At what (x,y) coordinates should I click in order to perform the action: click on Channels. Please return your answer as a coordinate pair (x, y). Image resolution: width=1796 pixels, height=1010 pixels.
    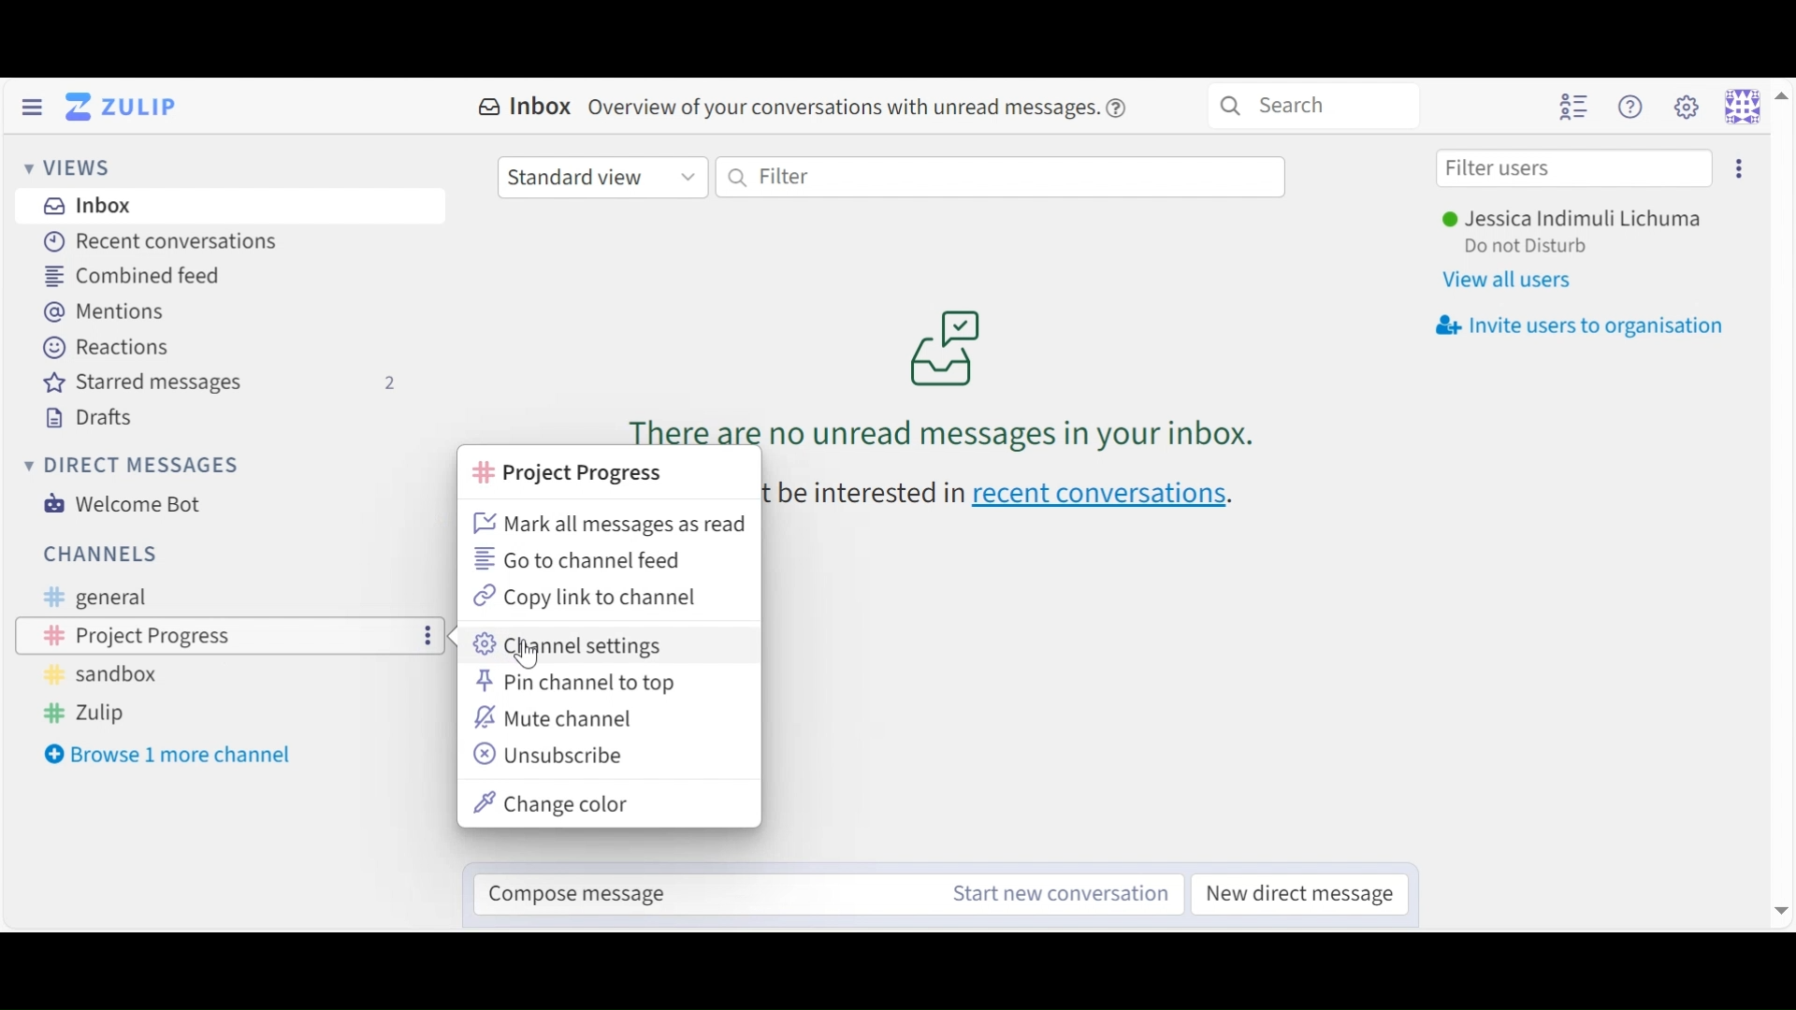
    Looking at the image, I should click on (109, 556).